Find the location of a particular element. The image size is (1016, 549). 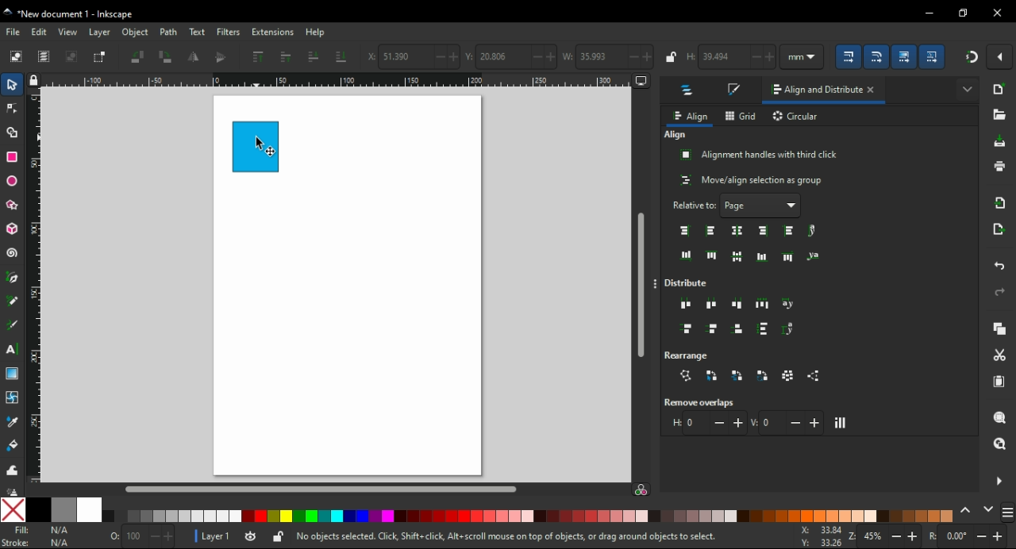

selected object unlocked is located at coordinates (279, 536).